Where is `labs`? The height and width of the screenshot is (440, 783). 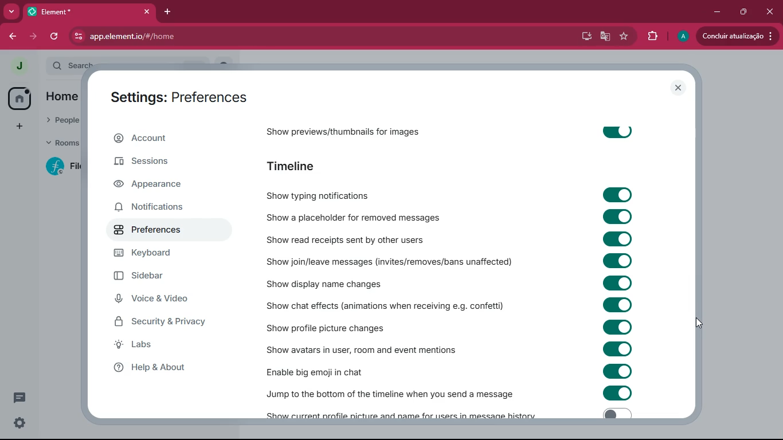 labs is located at coordinates (156, 347).